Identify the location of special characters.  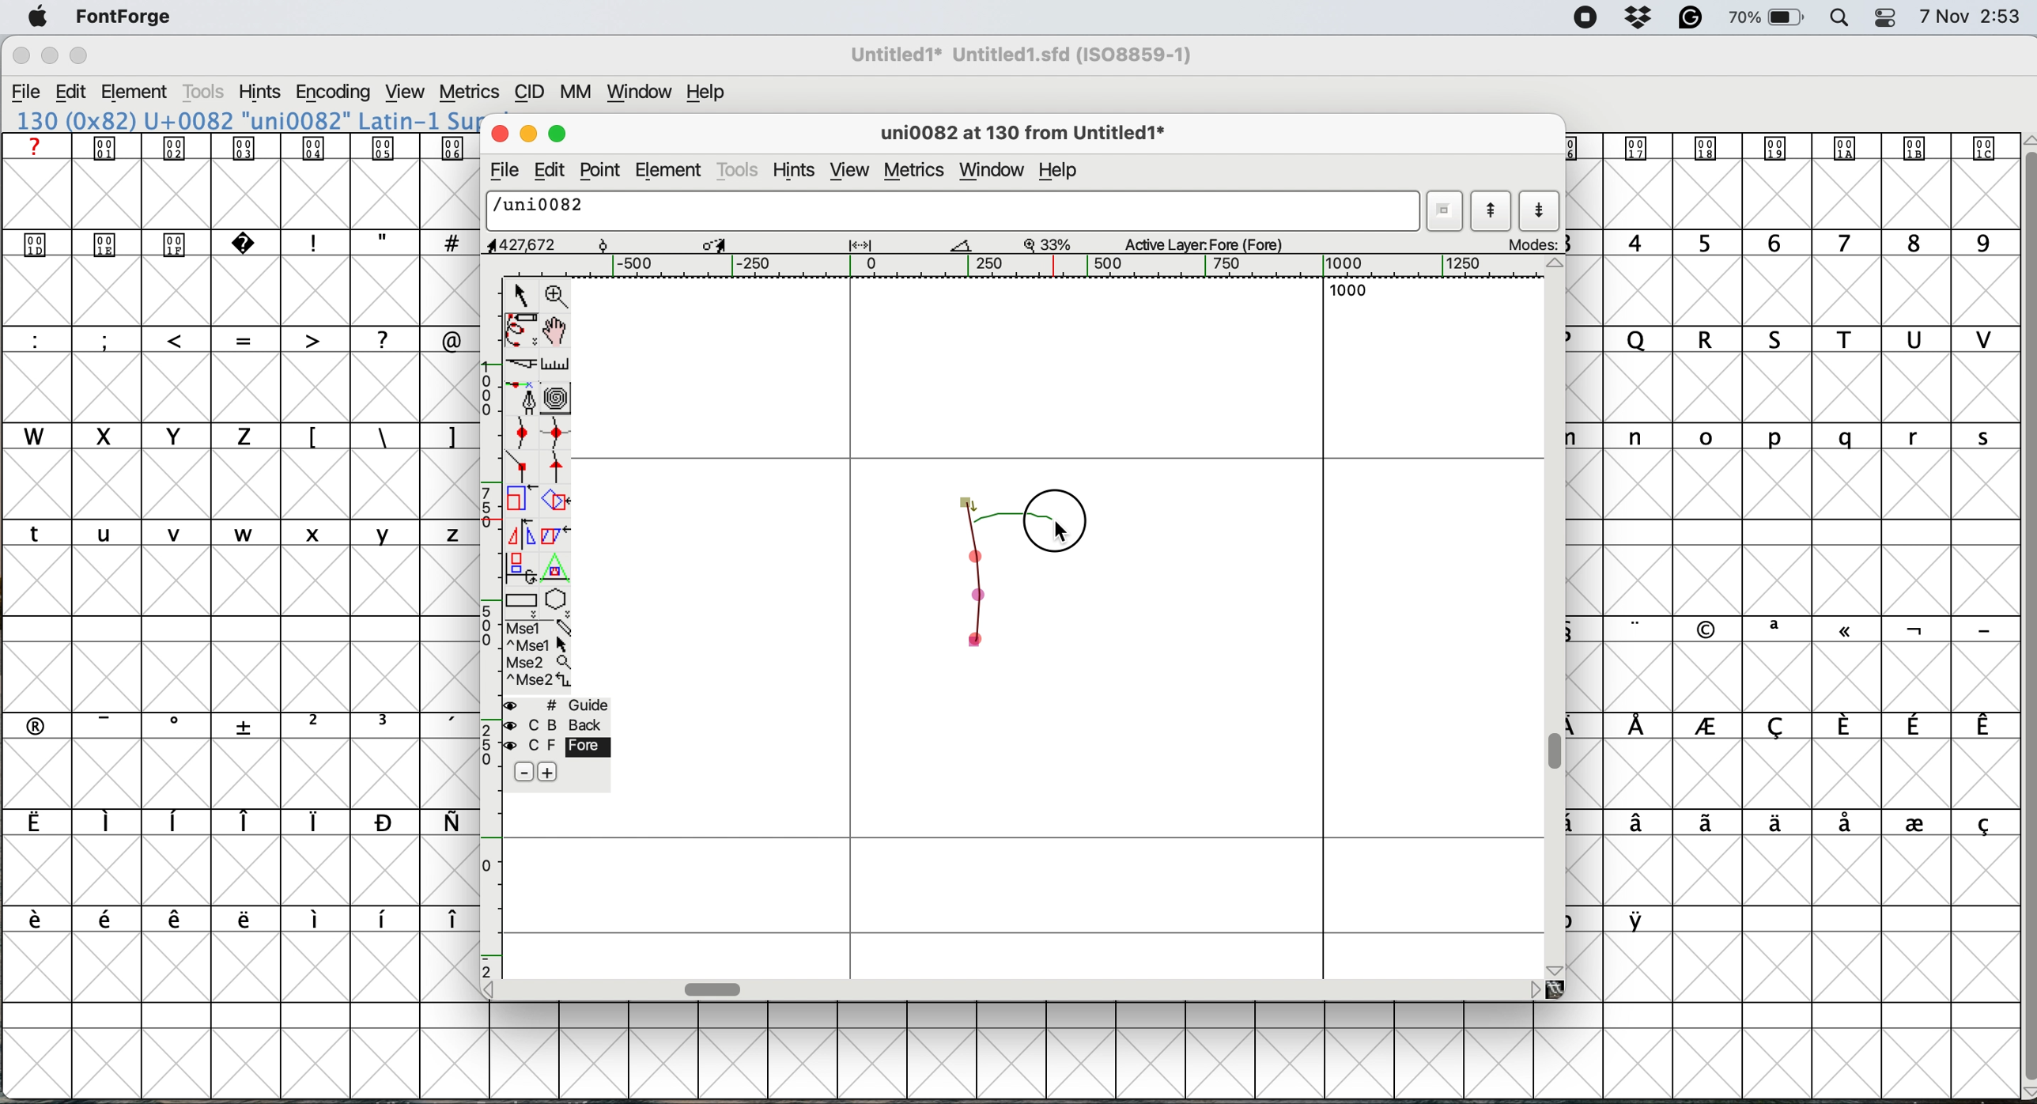
(232, 823).